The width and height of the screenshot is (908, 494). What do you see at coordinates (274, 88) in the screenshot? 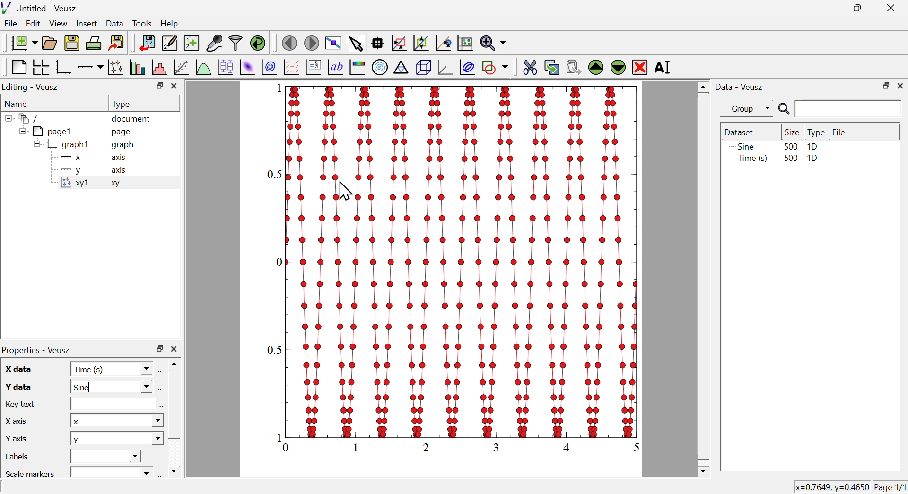
I see `1` at bounding box center [274, 88].